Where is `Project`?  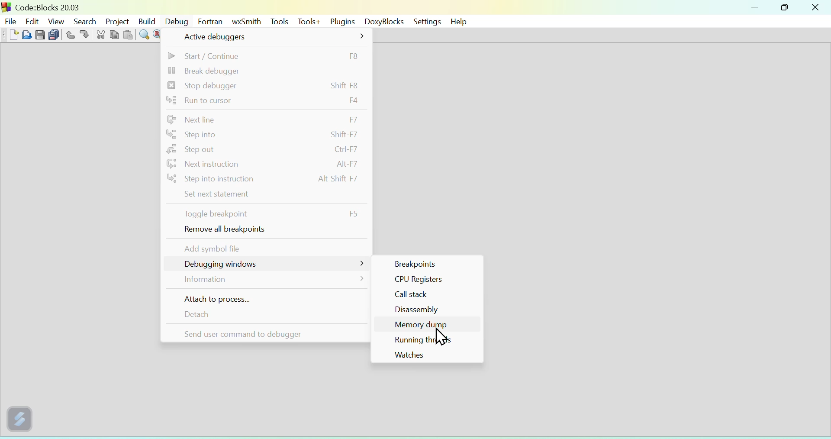 Project is located at coordinates (115, 20).